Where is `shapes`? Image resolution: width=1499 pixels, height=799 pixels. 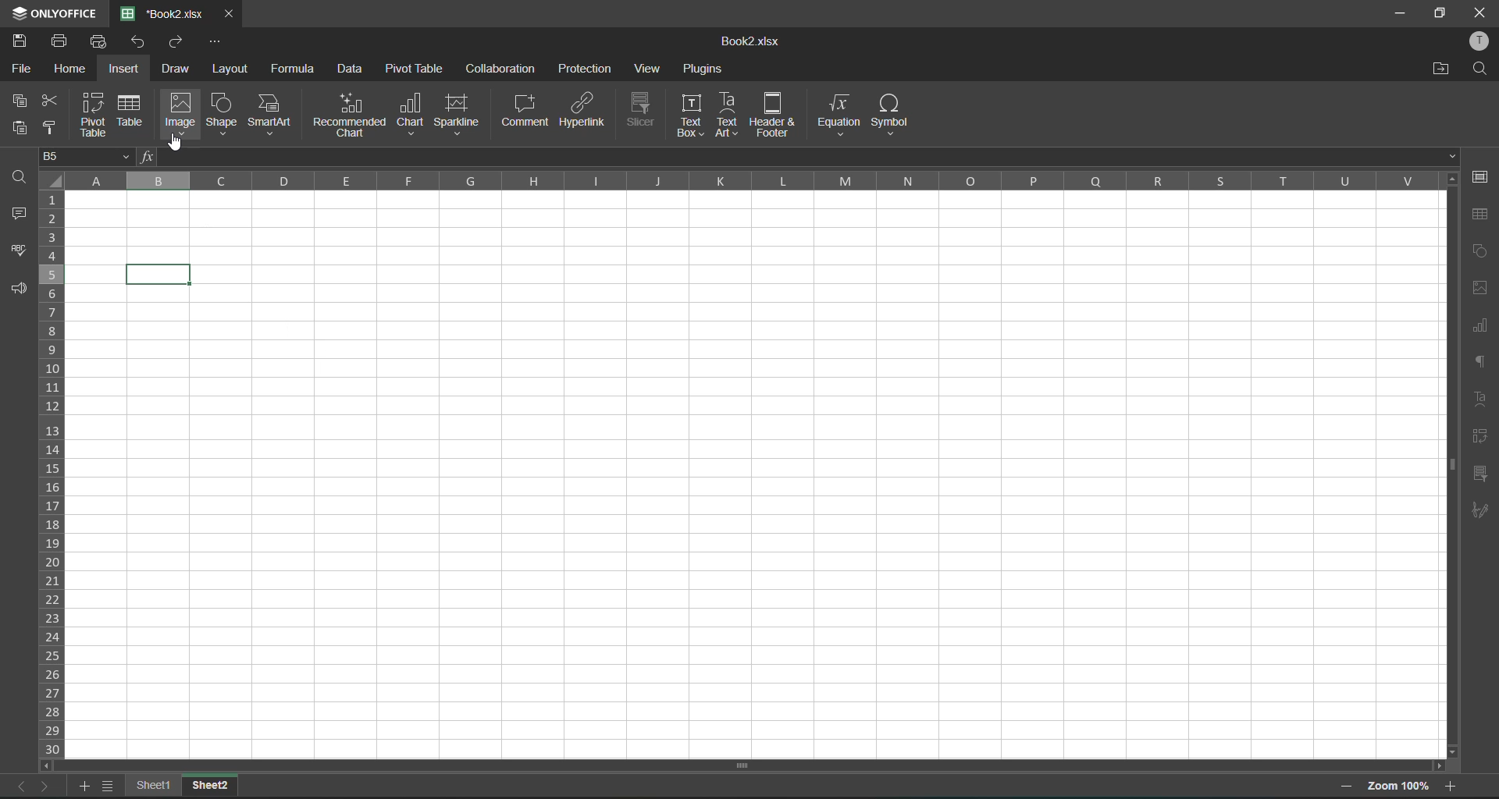
shapes is located at coordinates (1479, 254).